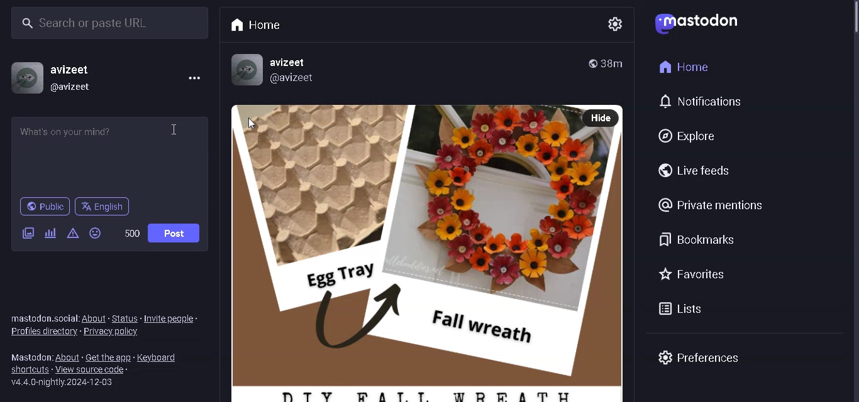  What do you see at coordinates (174, 317) in the screenshot?
I see `invite people` at bounding box center [174, 317].